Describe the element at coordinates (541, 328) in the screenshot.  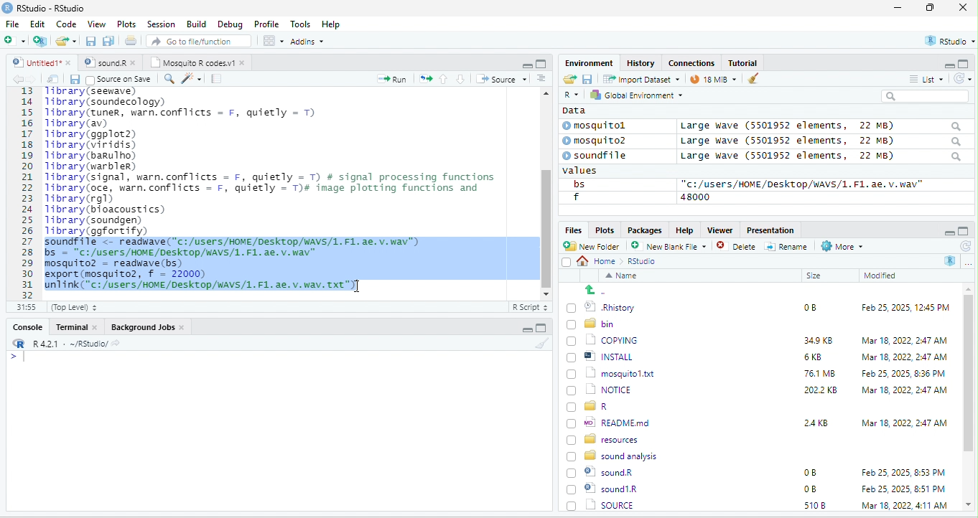
I see `maximize` at that location.